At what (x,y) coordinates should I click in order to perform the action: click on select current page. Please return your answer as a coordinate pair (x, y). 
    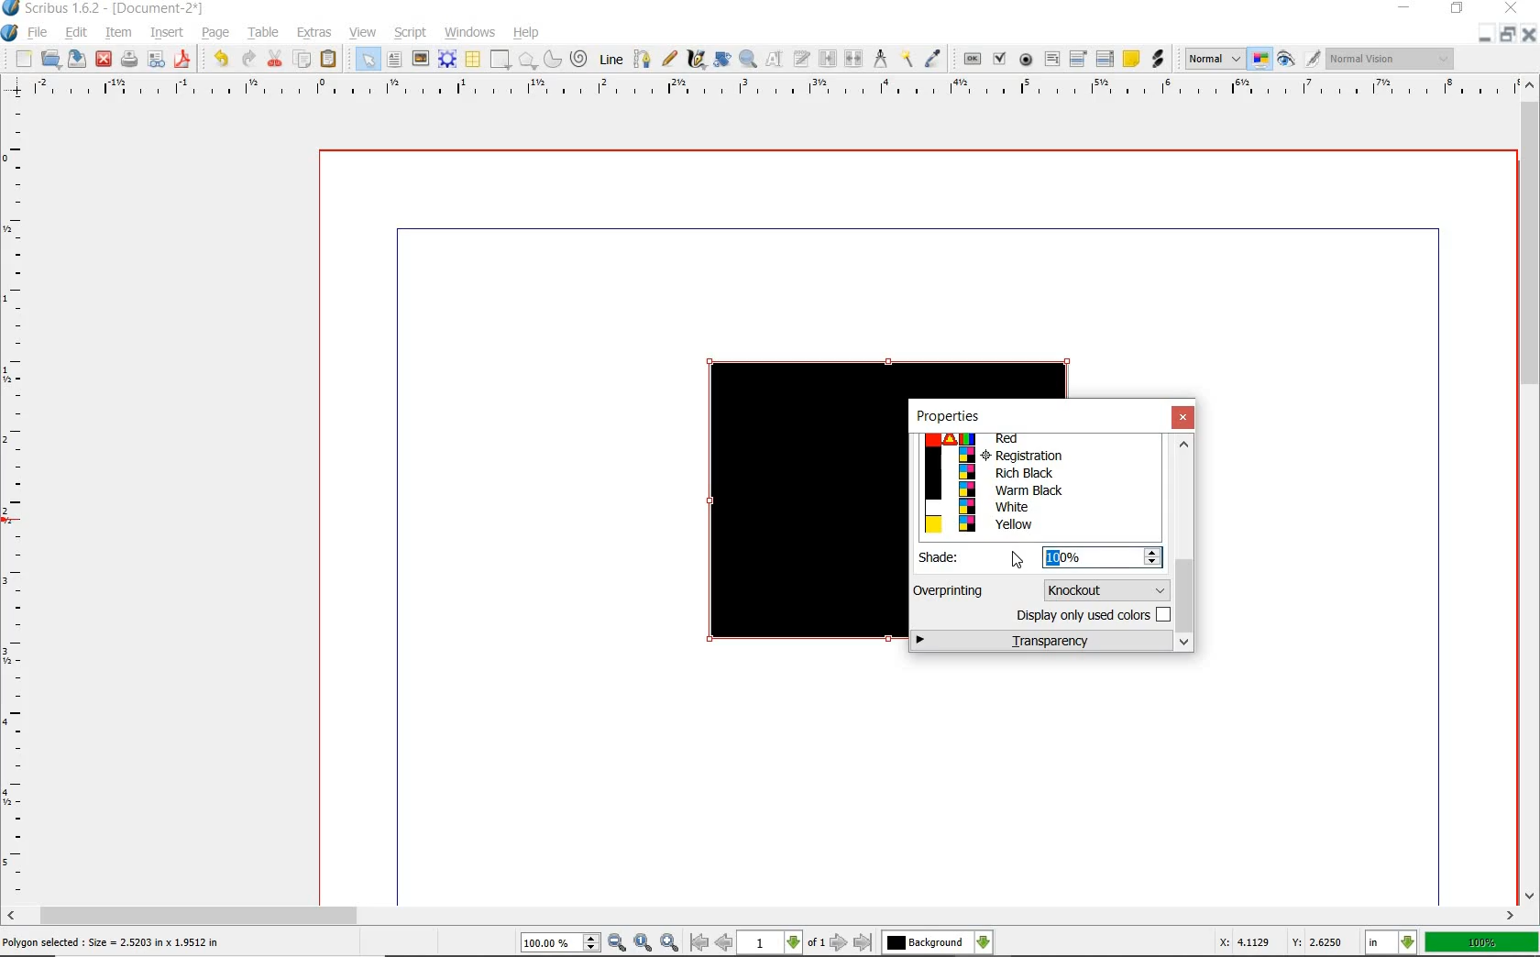
    Looking at the image, I should click on (781, 943).